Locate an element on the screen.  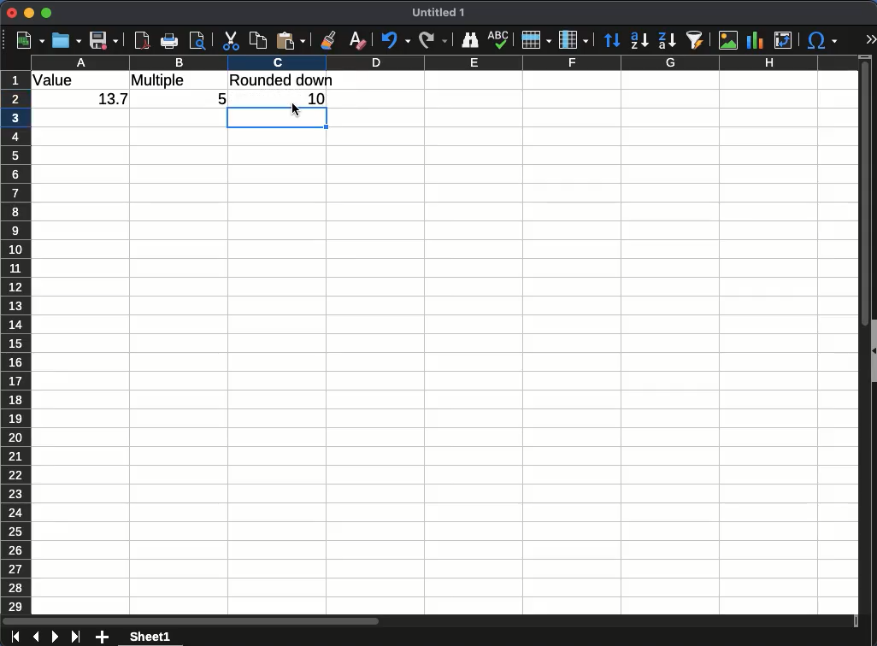
new is located at coordinates (30, 40).